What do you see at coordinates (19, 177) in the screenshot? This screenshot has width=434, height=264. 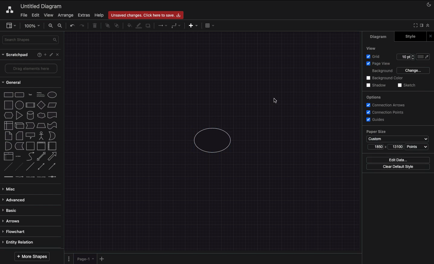 I see `connector 2` at bounding box center [19, 177].